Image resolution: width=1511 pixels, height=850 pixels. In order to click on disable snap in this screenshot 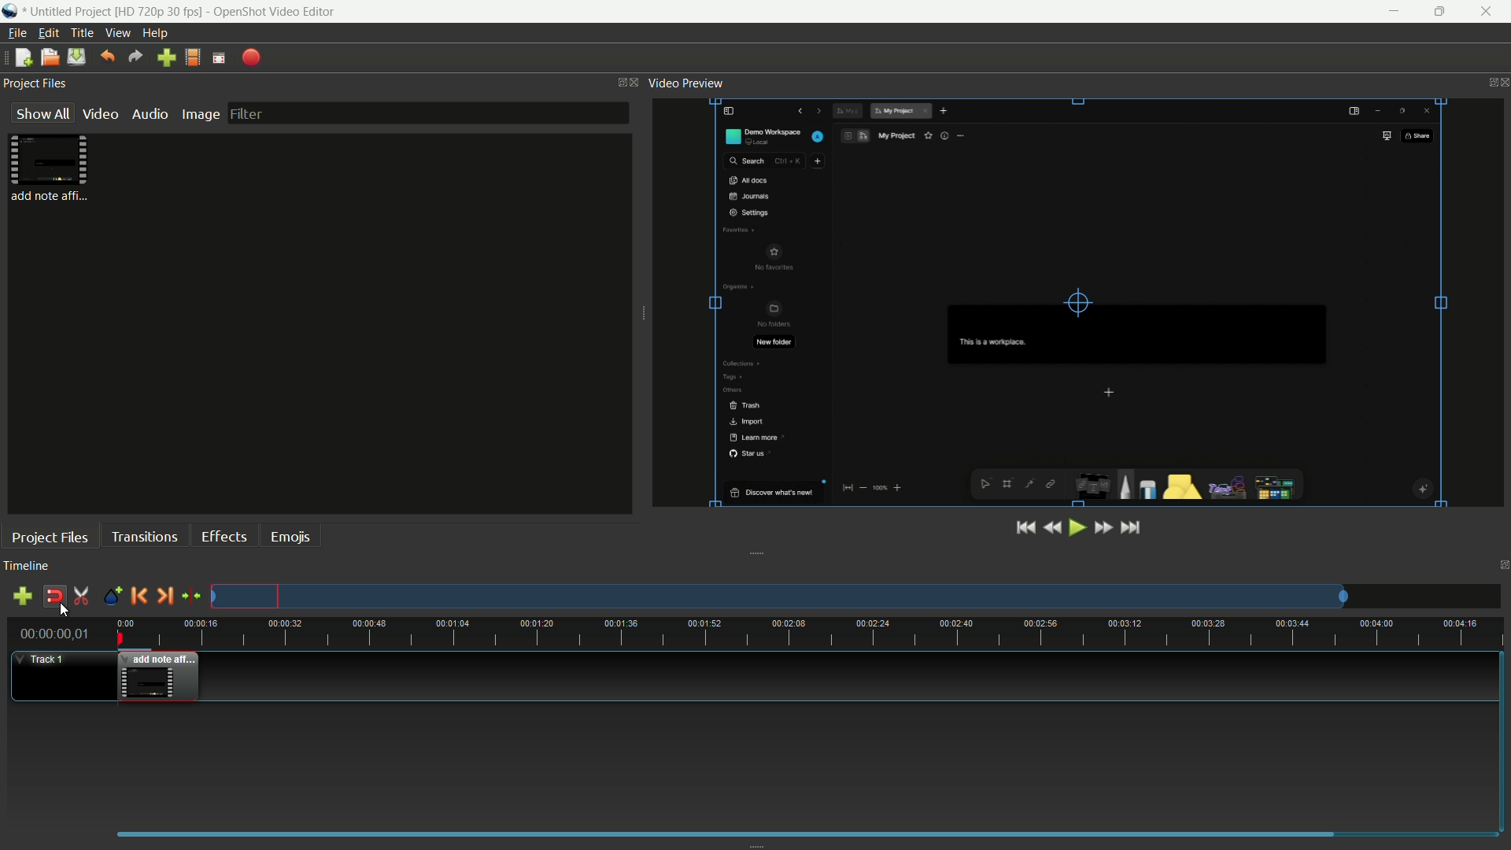, I will do `click(53, 597)`.